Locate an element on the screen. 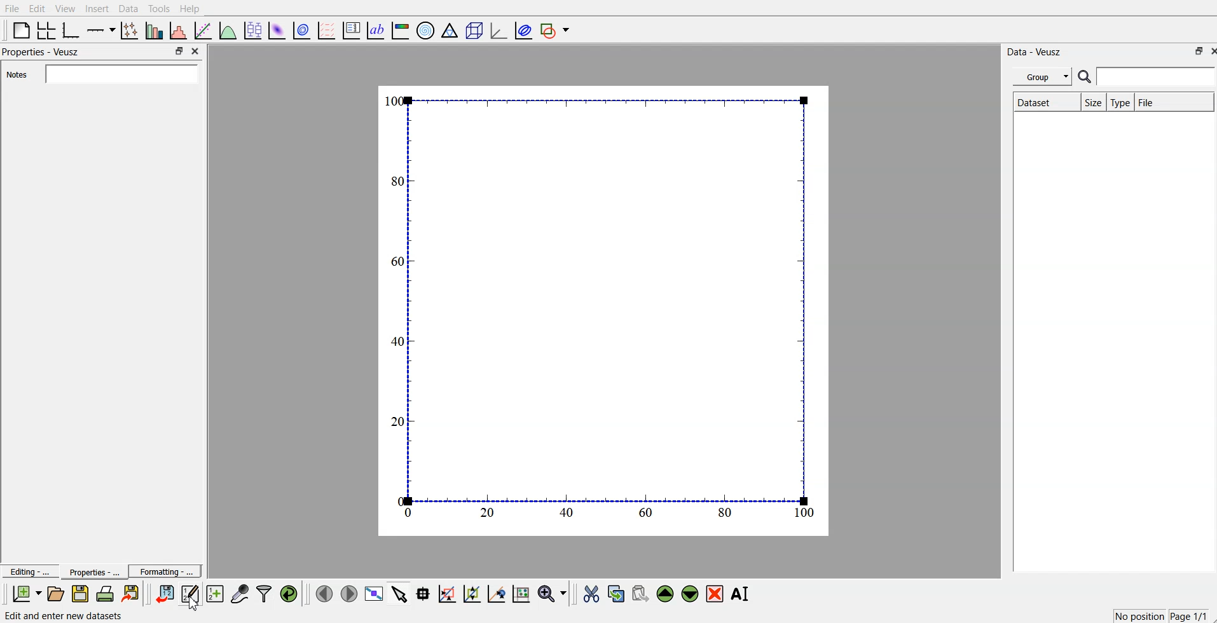  Editing is located at coordinates (29, 570).